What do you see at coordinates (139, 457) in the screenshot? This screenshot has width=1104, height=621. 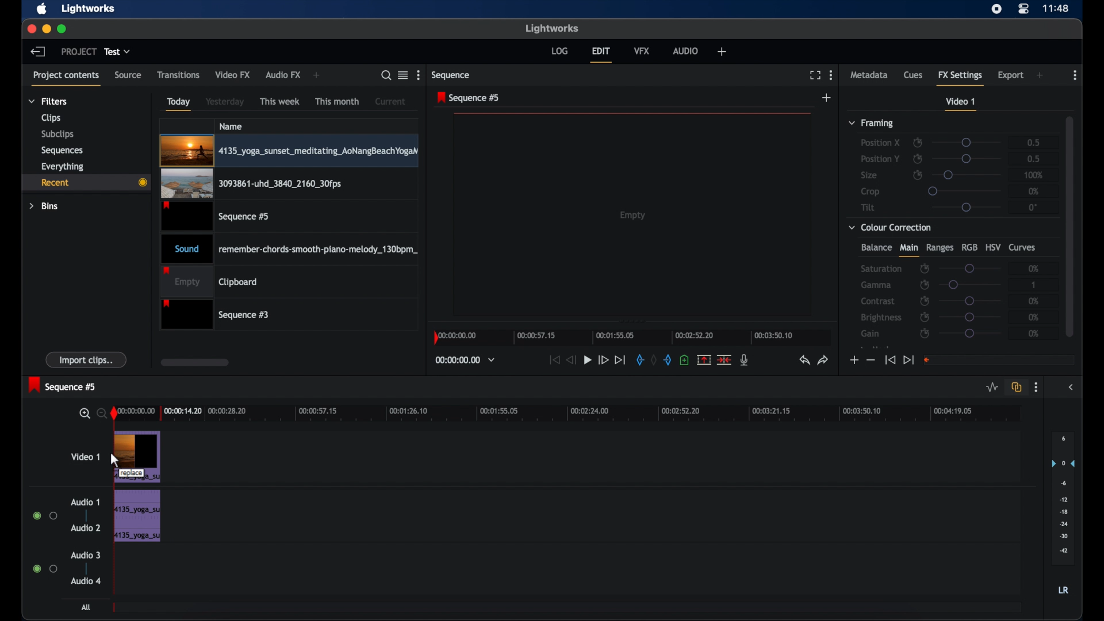 I see `video` at bounding box center [139, 457].